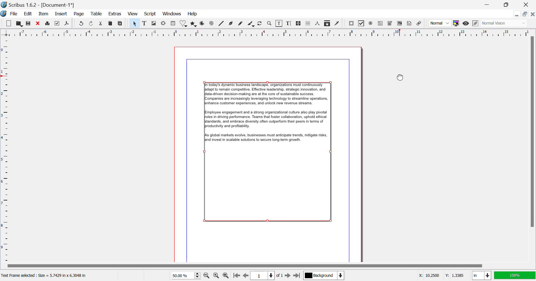 This screenshot has height=281, width=536. I want to click on Edit in preview mode, so click(475, 23).